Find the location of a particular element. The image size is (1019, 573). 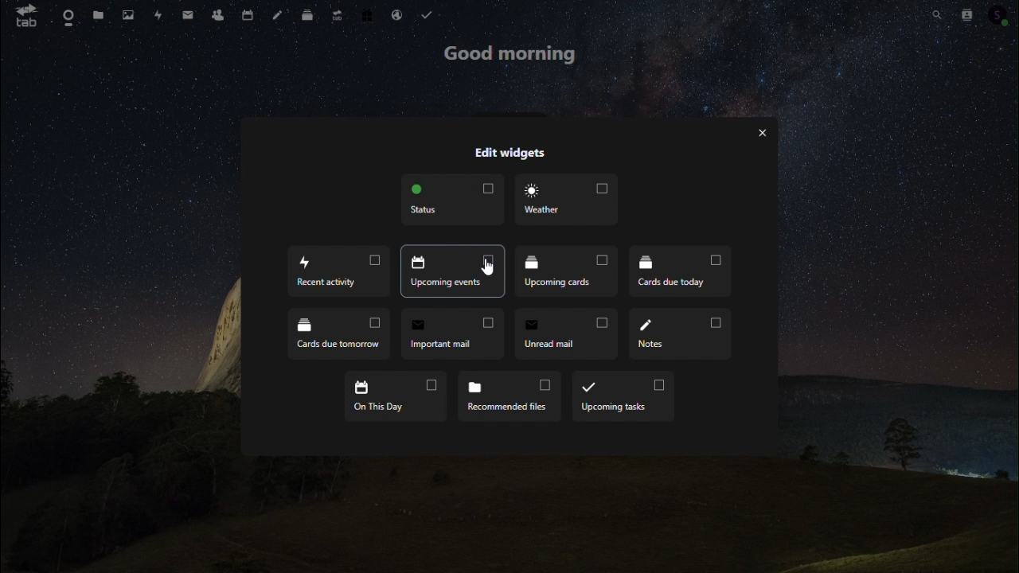

Cards due today is located at coordinates (680, 271).